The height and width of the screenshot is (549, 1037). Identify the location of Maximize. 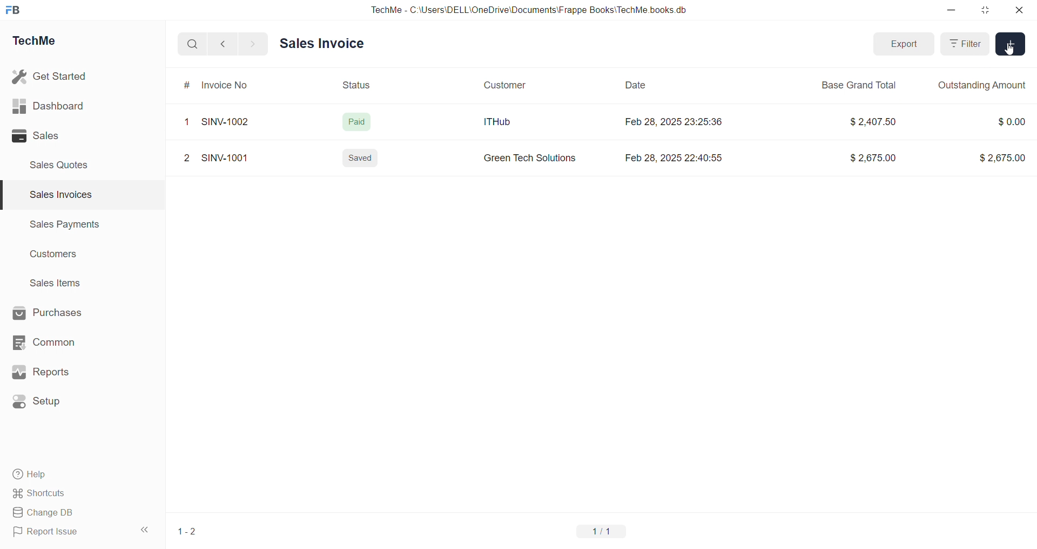
(987, 12).